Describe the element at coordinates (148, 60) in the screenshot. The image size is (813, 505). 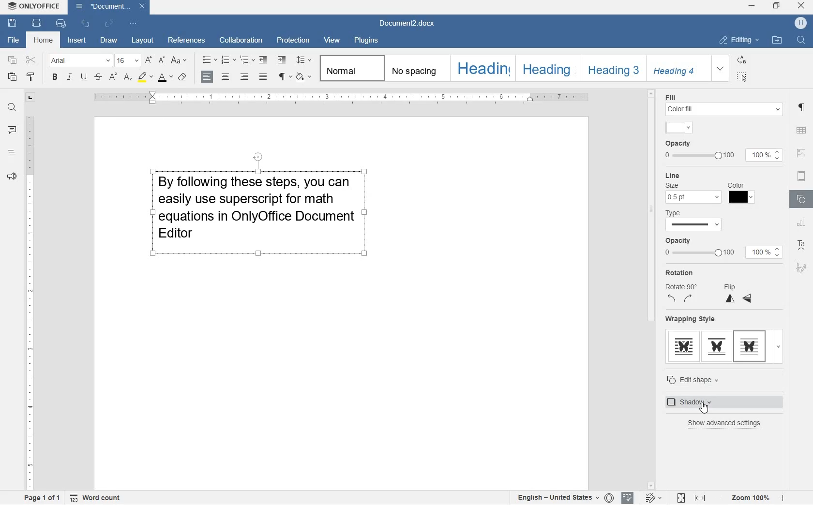
I see `increment font size` at that location.